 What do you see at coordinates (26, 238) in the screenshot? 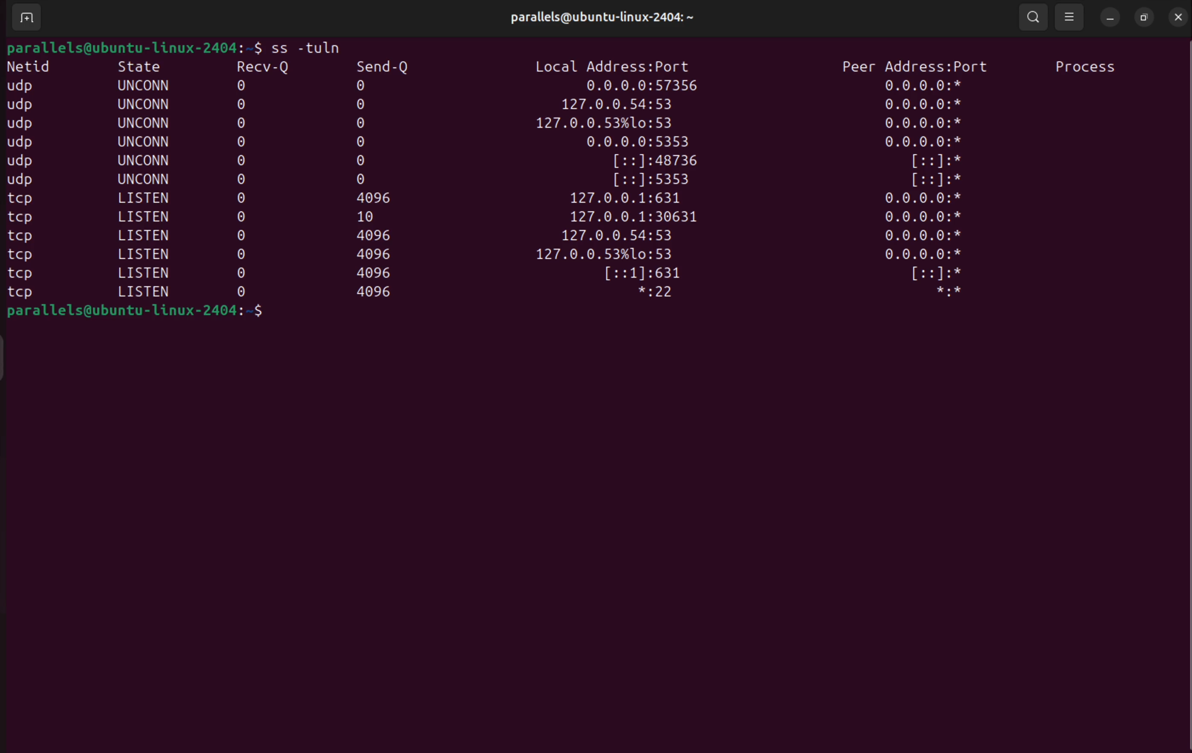
I see `tcp` at bounding box center [26, 238].